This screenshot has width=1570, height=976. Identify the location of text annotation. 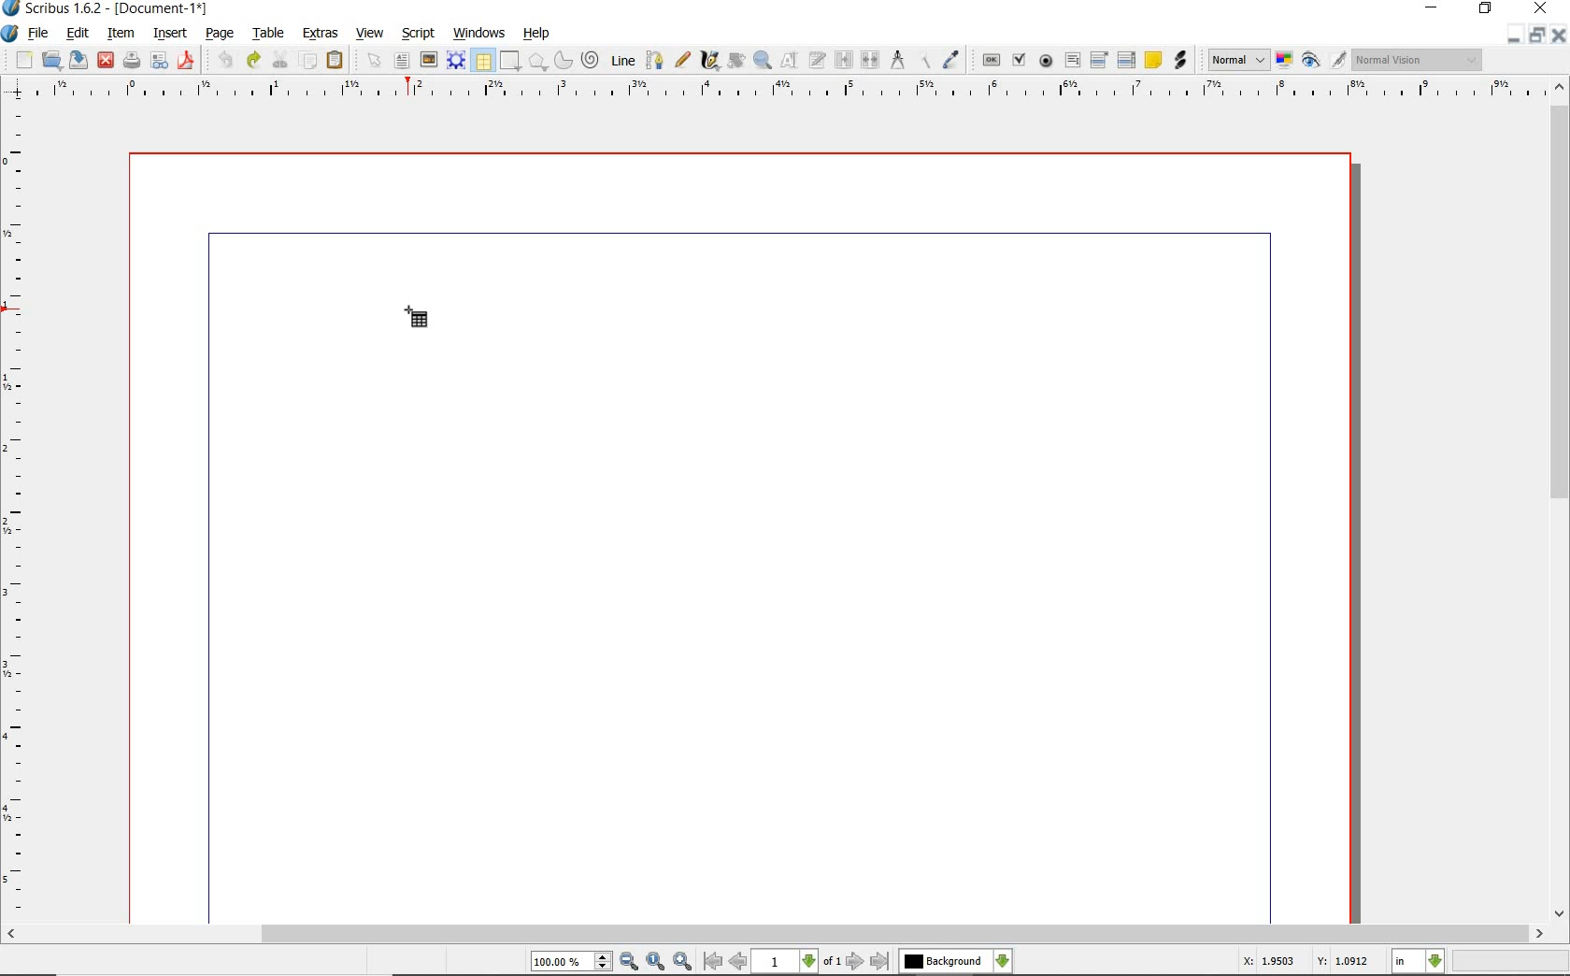
(1154, 61).